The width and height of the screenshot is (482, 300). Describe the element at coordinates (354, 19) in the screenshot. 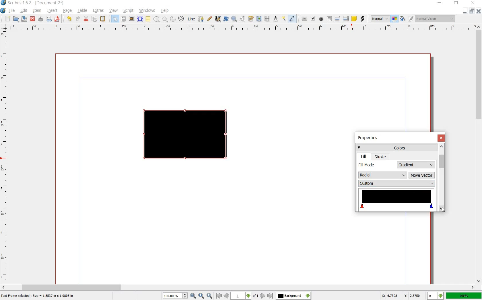

I see `text annotation` at that location.